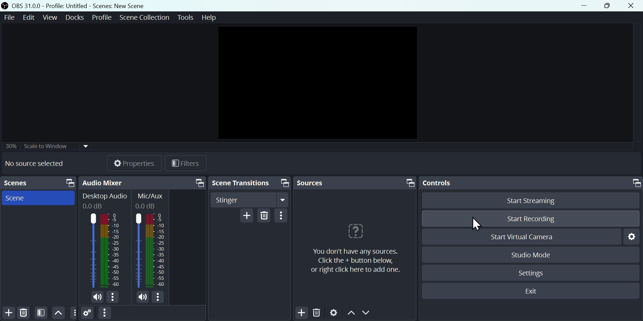  I want to click on View, so click(50, 19).